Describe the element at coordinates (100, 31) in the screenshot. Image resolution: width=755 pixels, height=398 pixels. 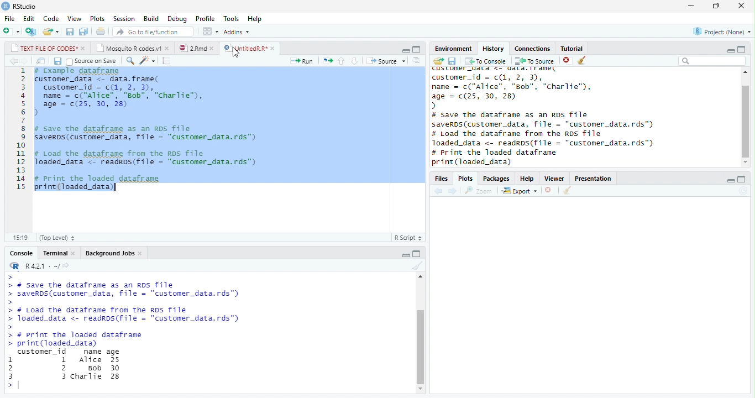
I see `print` at that location.